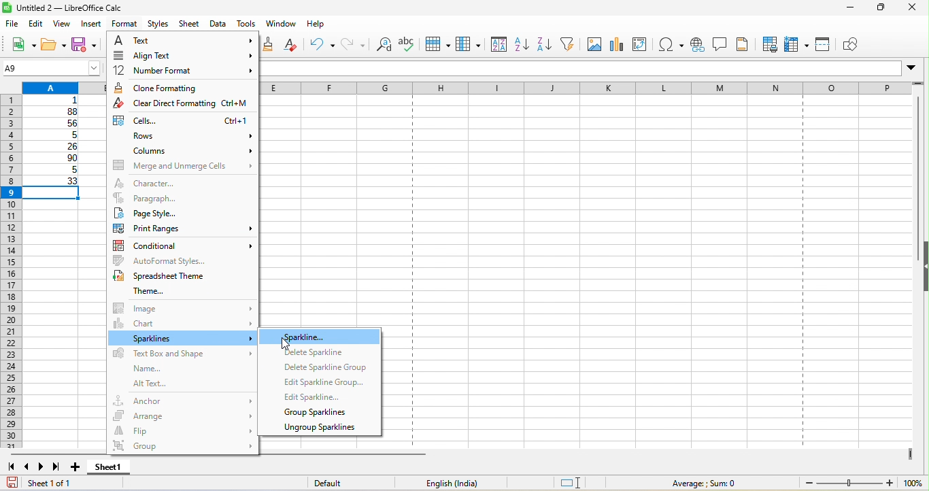 This screenshot has width=929, height=491. What do you see at coordinates (51, 67) in the screenshot?
I see `A9 (name box)` at bounding box center [51, 67].